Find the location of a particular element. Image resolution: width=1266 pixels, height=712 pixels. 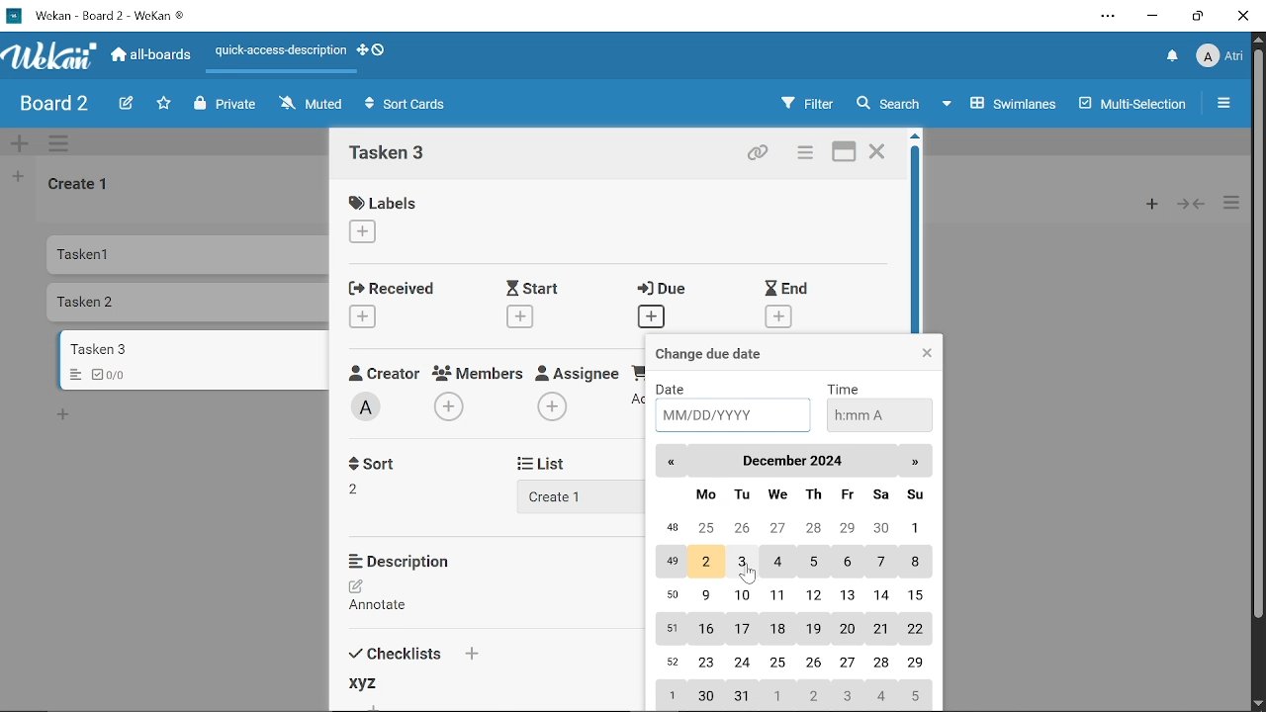

Card actions is located at coordinates (803, 154).